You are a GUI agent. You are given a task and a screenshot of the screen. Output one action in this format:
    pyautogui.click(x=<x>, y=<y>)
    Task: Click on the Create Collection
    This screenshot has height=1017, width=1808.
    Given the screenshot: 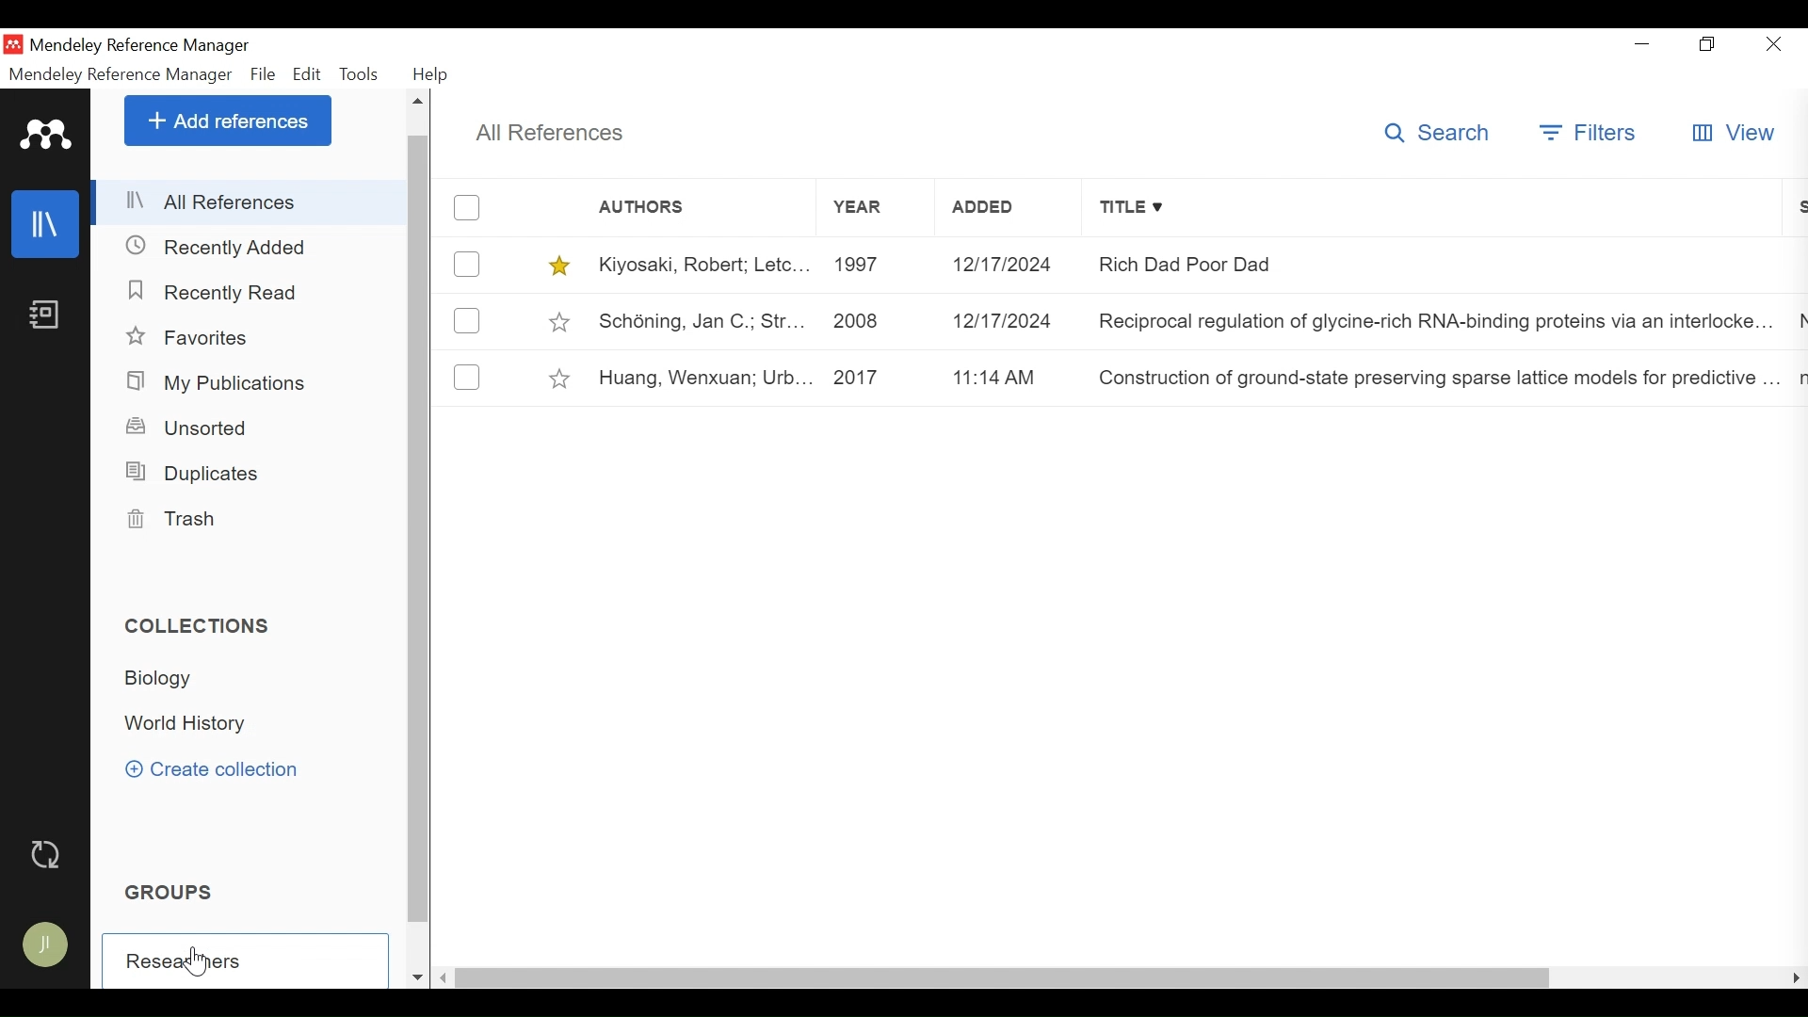 What is the action you would take?
    pyautogui.click(x=212, y=767)
    